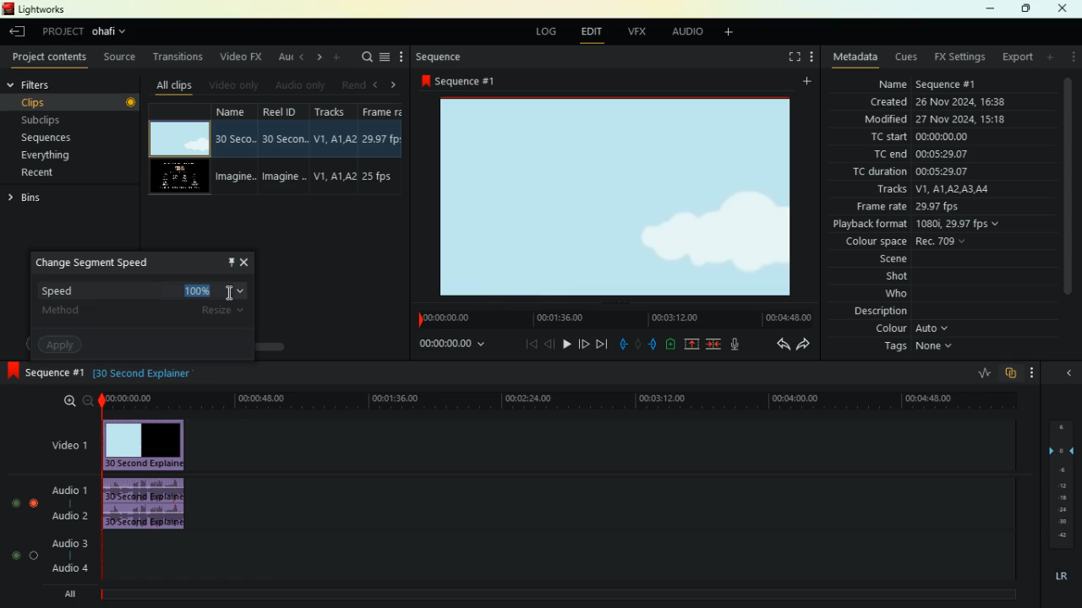  I want to click on name, so click(923, 84).